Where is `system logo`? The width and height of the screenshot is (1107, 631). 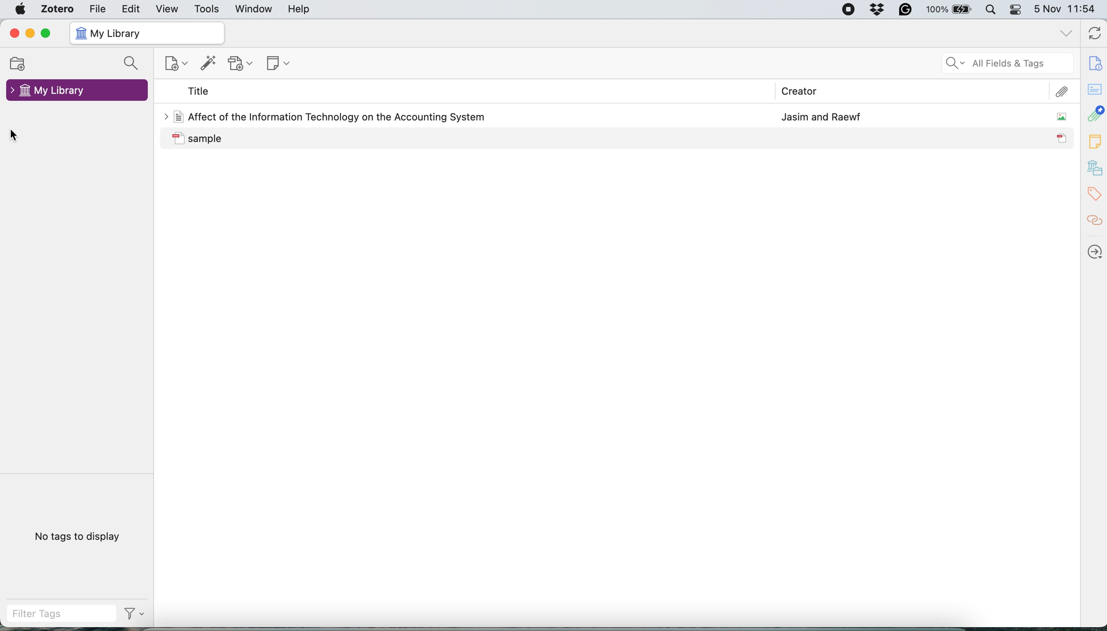 system logo is located at coordinates (22, 10).